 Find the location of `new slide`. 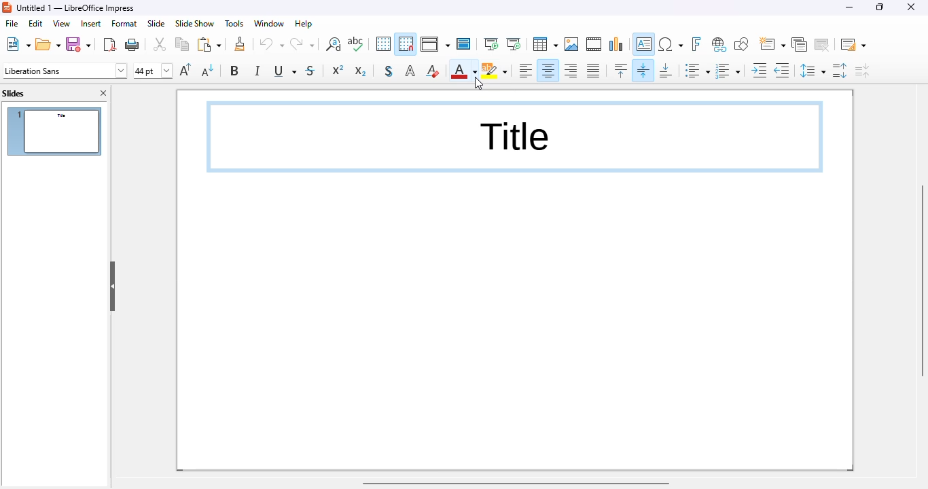

new slide is located at coordinates (772, 44).